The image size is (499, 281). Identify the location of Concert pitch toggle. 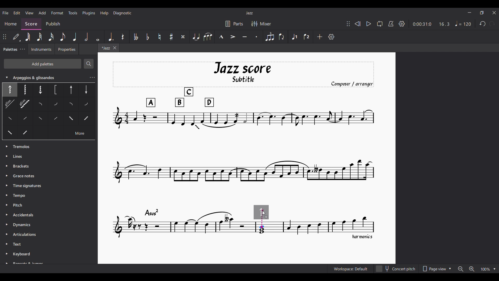
(396, 269).